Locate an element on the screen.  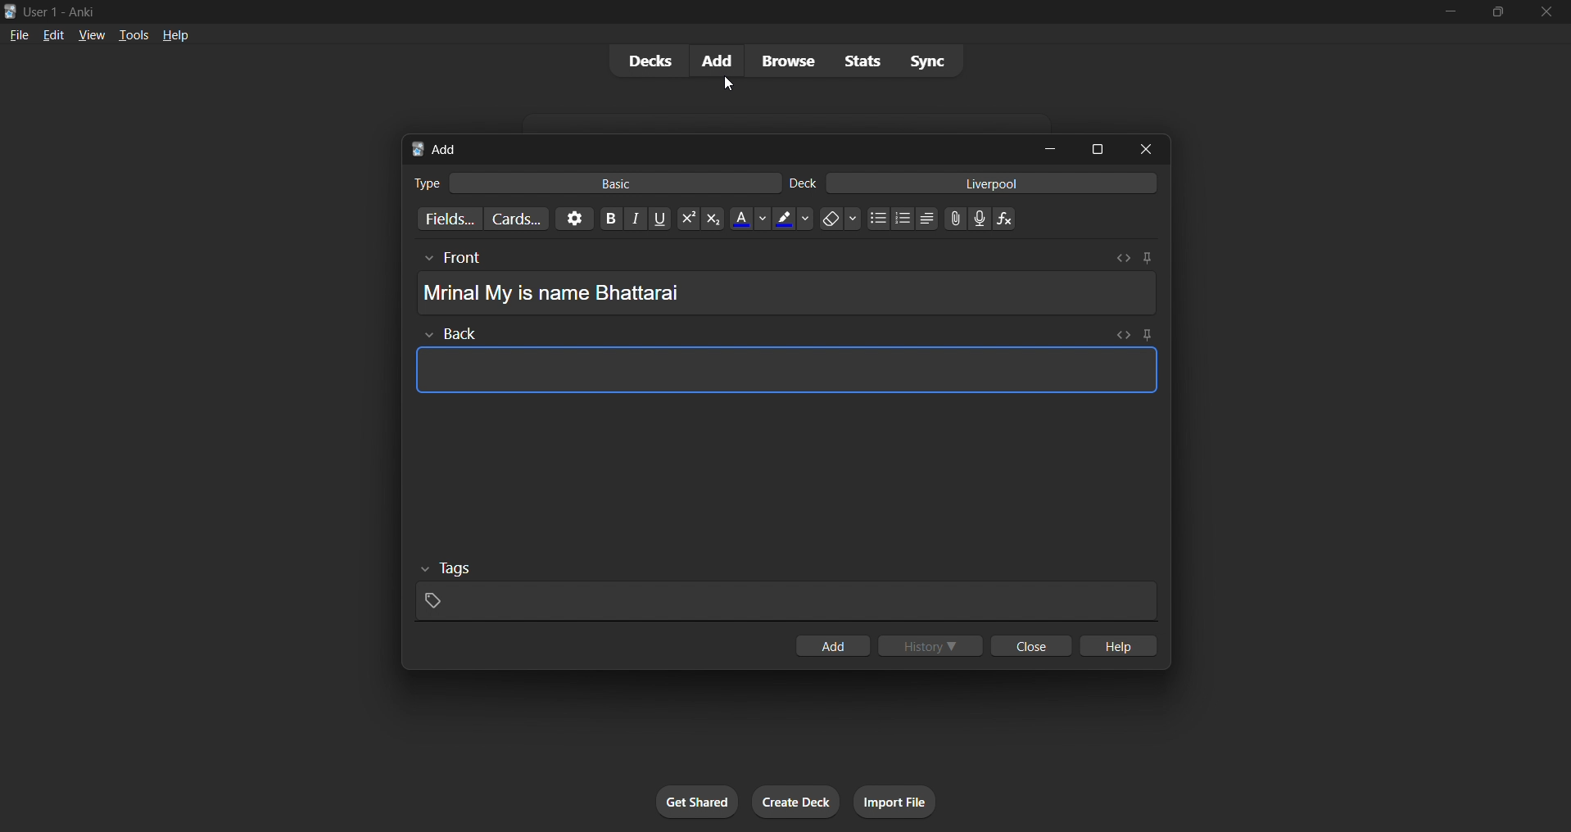
maximize is located at coordinates (1098, 148).